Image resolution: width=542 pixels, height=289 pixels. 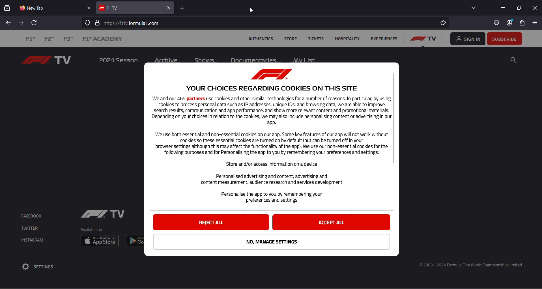 What do you see at coordinates (29, 228) in the screenshot?
I see `twitter` at bounding box center [29, 228].